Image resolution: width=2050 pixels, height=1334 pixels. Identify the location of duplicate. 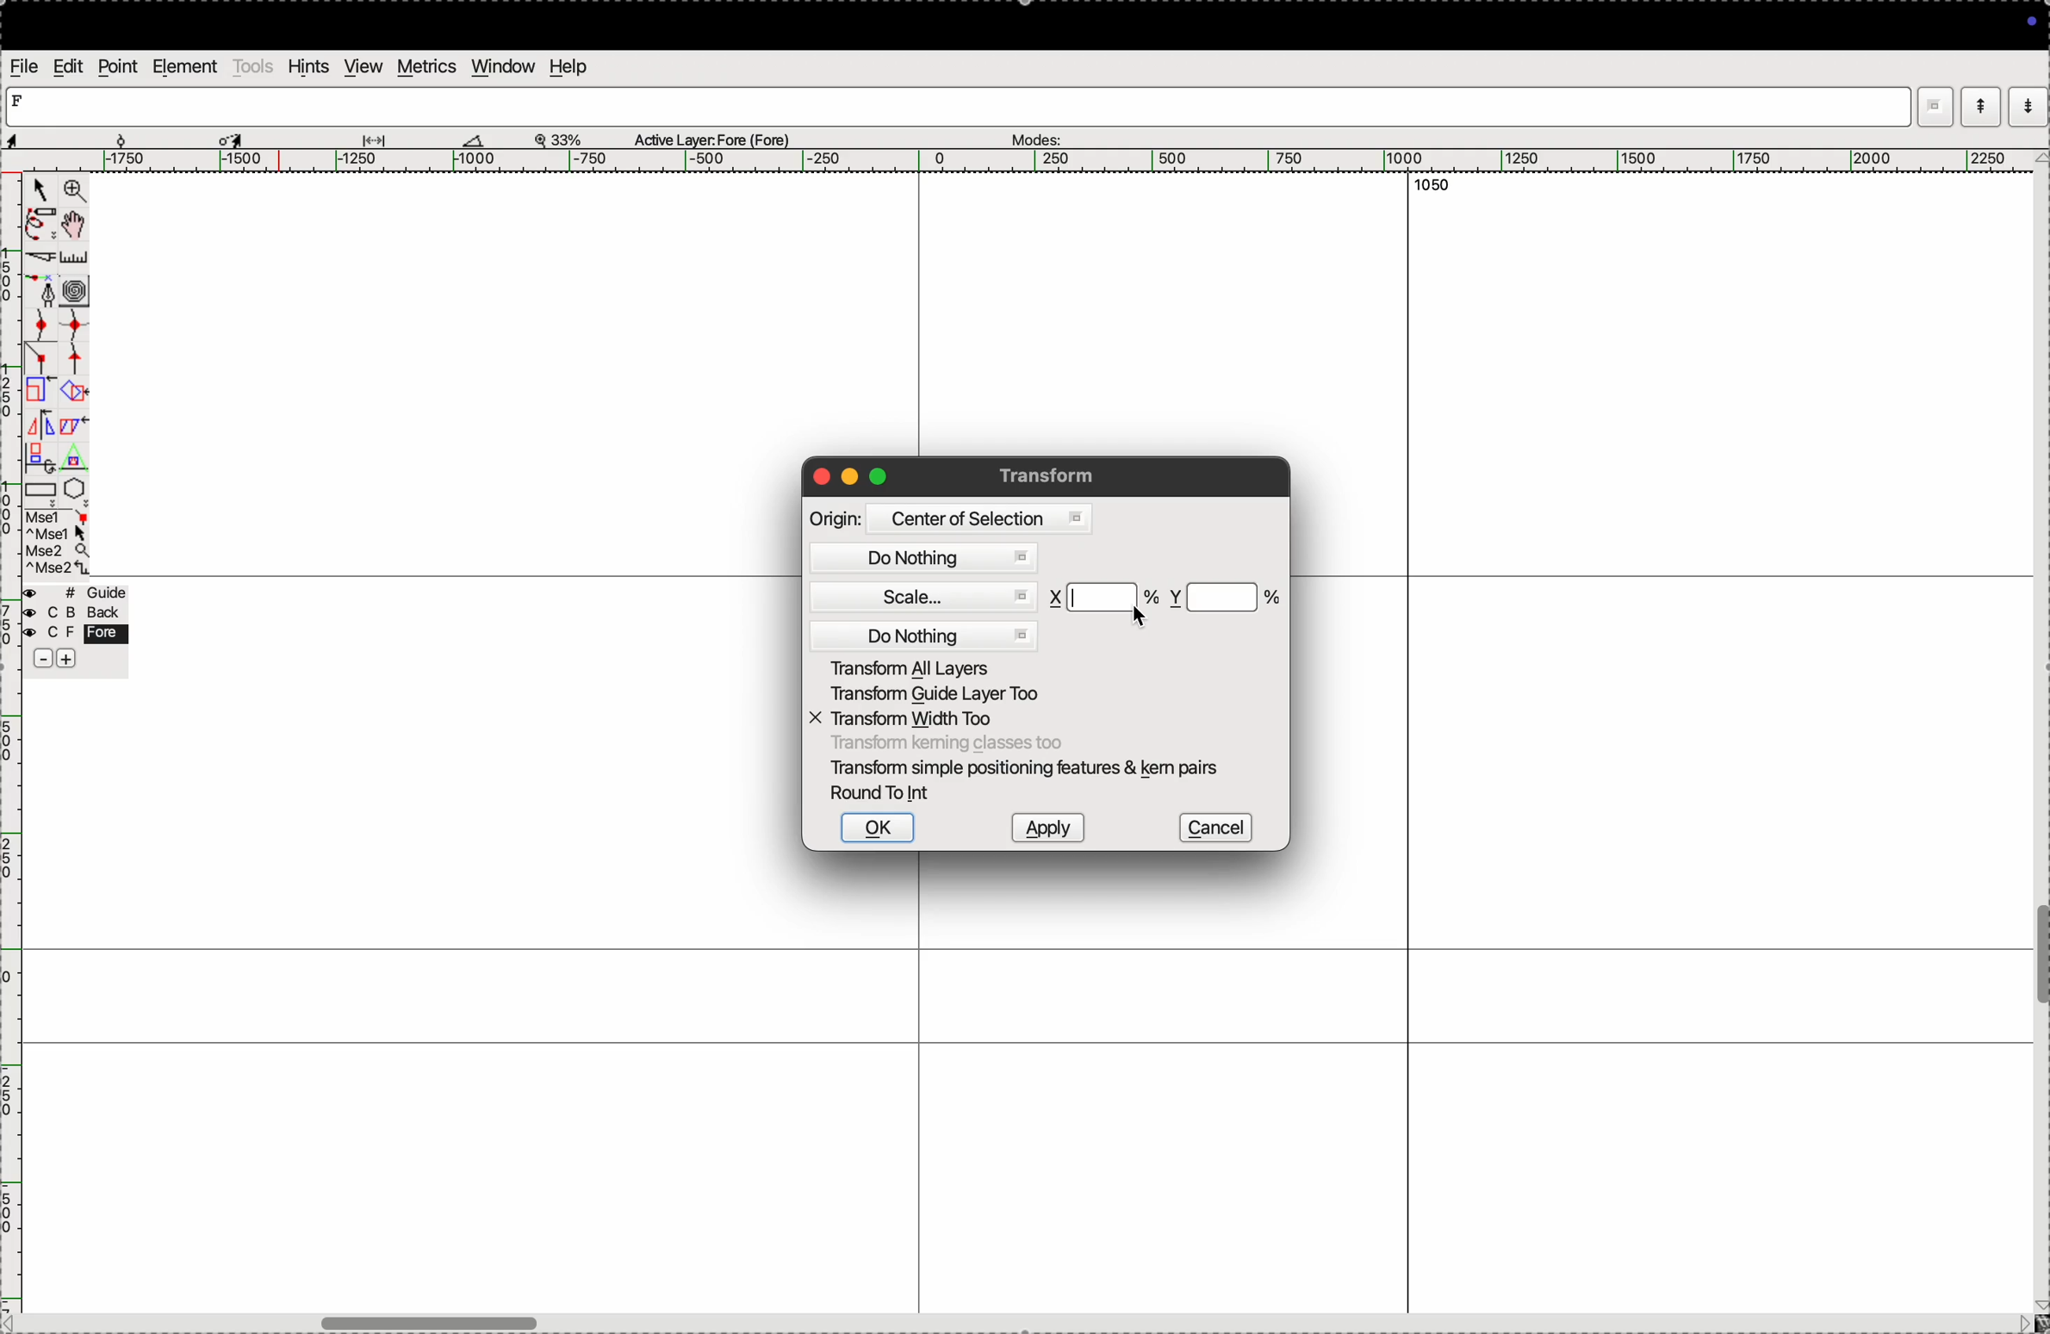
(36, 459).